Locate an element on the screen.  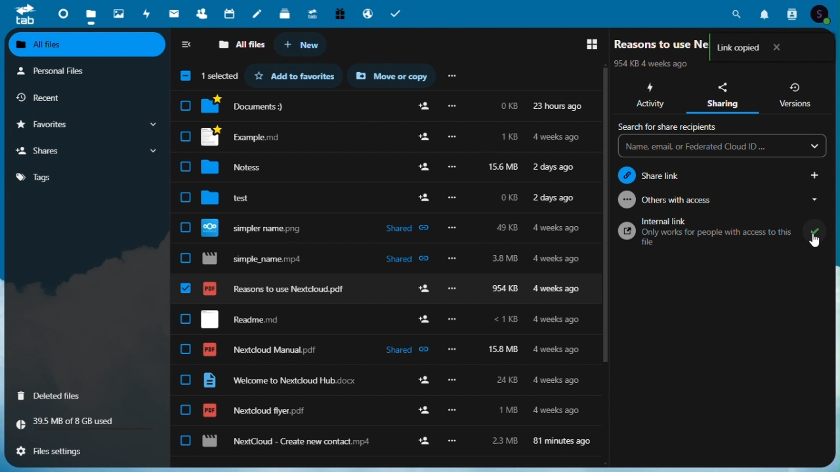
 add user is located at coordinates (425, 108).